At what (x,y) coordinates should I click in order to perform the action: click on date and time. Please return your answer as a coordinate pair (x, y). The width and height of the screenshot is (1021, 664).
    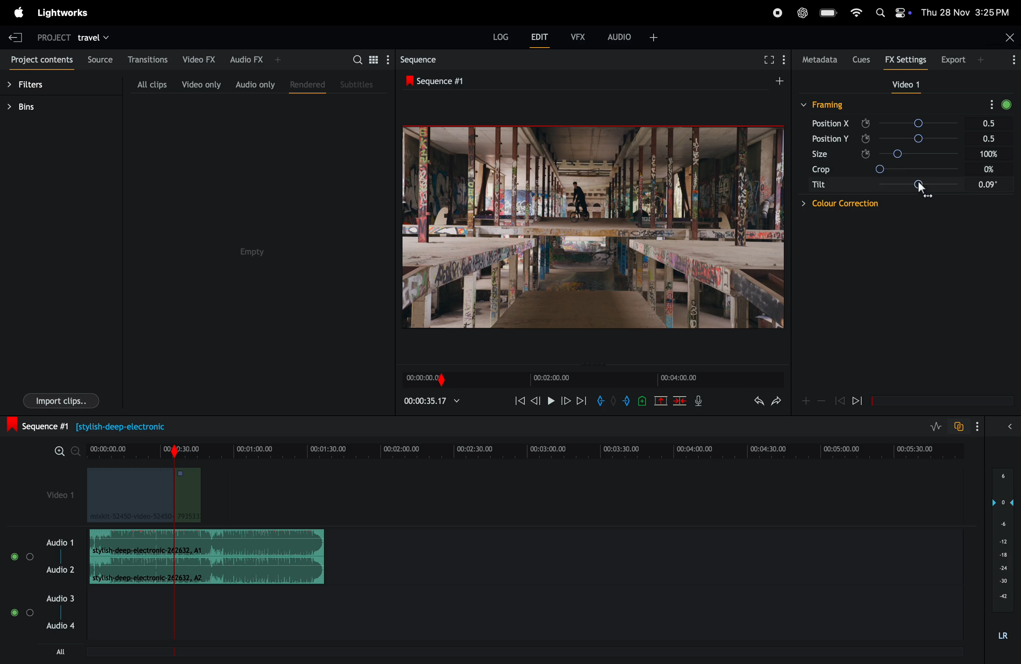
    Looking at the image, I should click on (967, 13).